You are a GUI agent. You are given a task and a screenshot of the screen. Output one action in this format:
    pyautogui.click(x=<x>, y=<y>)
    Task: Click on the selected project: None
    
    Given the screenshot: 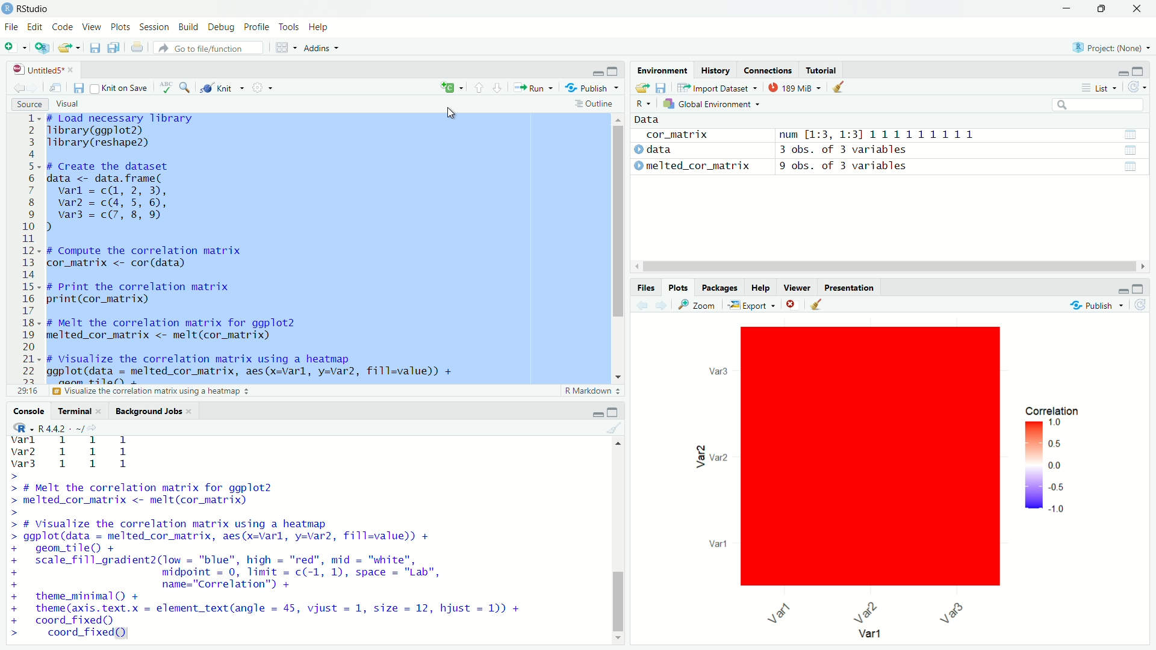 What is the action you would take?
    pyautogui.click(x=1113, y=46)
    